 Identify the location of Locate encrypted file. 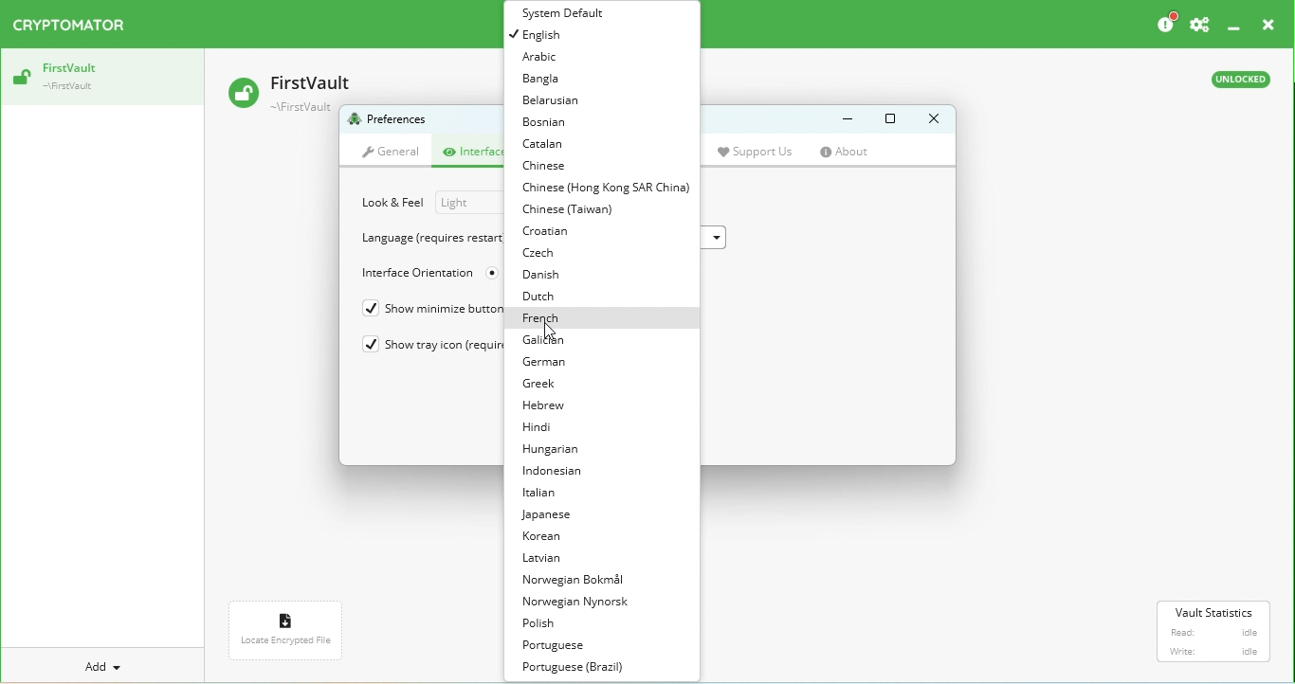
(289, 635).